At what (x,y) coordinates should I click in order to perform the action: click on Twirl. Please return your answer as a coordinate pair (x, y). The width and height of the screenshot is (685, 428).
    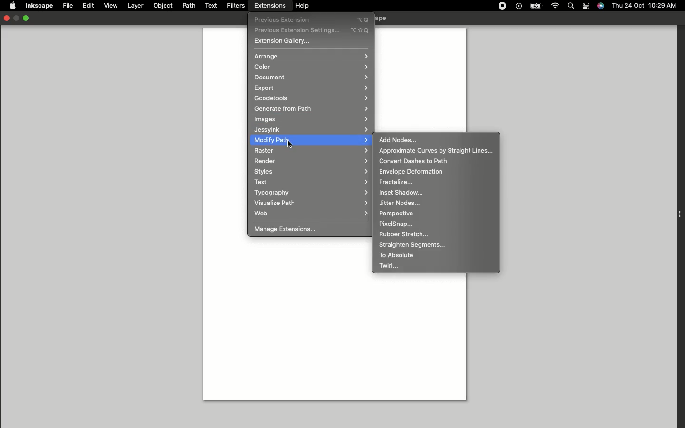
    Looking at the image, I should click on (389, 266).